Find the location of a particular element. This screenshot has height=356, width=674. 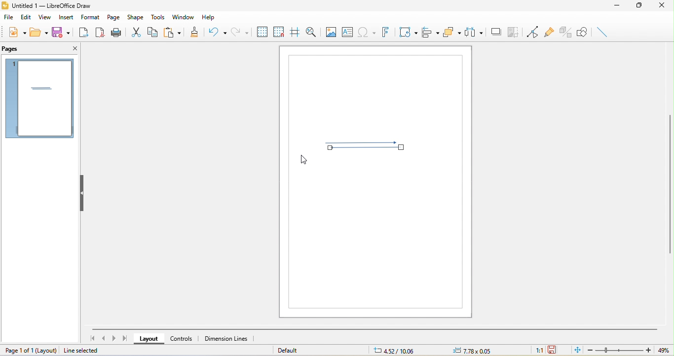

shadow is located at coordinates (496, 32).